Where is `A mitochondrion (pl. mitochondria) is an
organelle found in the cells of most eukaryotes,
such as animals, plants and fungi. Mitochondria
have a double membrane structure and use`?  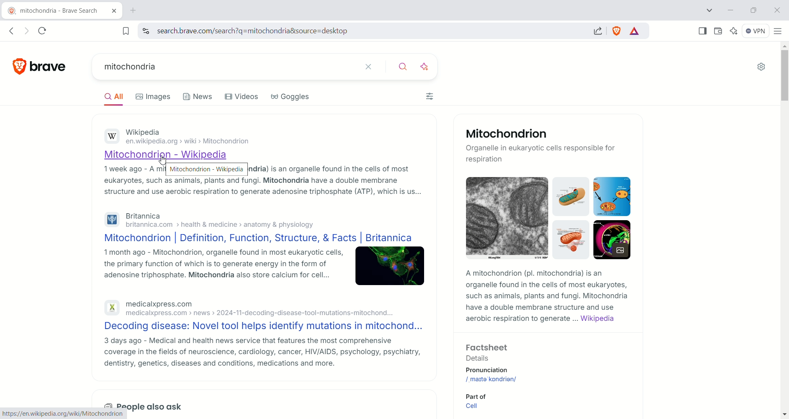
A mitochondrion (pl. mitochondria) is an
organelle found in the cells of most eukaryotes,
such as animals, plants and fungi. Mitochondria
have a double membrane structure and use is located at coordinates (547, 288).